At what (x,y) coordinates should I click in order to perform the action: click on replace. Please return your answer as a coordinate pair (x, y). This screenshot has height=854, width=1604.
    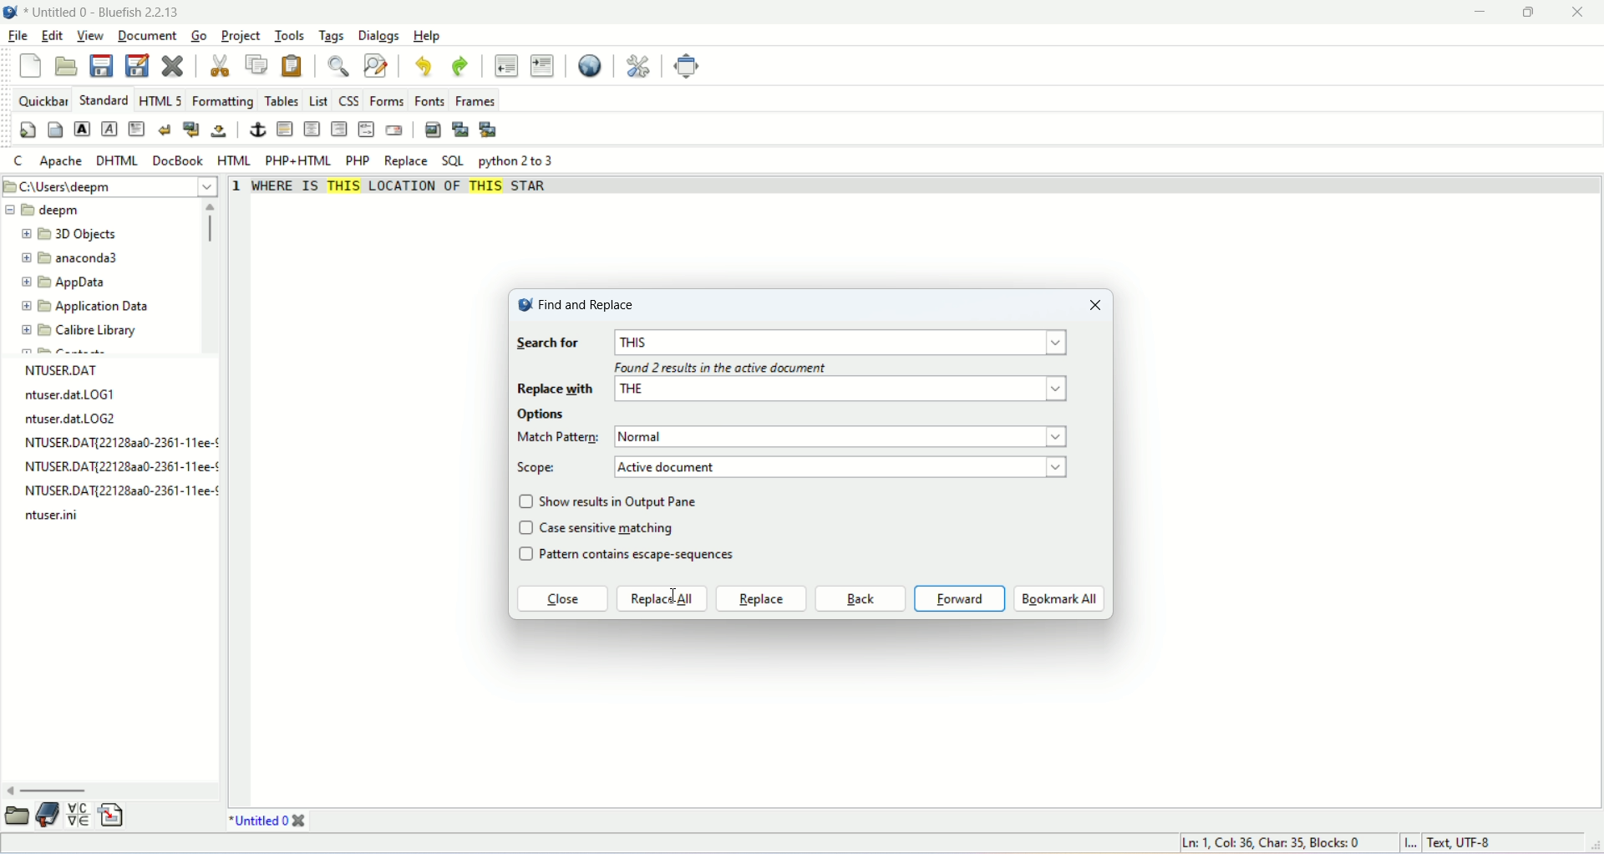
    Looking at the image, I should click on (404, 162).